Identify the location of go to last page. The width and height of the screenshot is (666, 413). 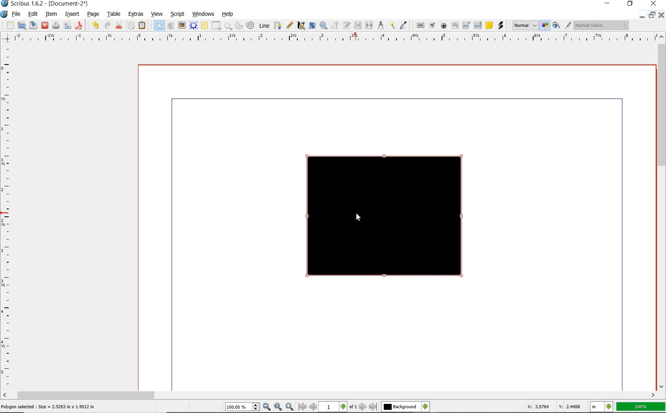
(373, 406).